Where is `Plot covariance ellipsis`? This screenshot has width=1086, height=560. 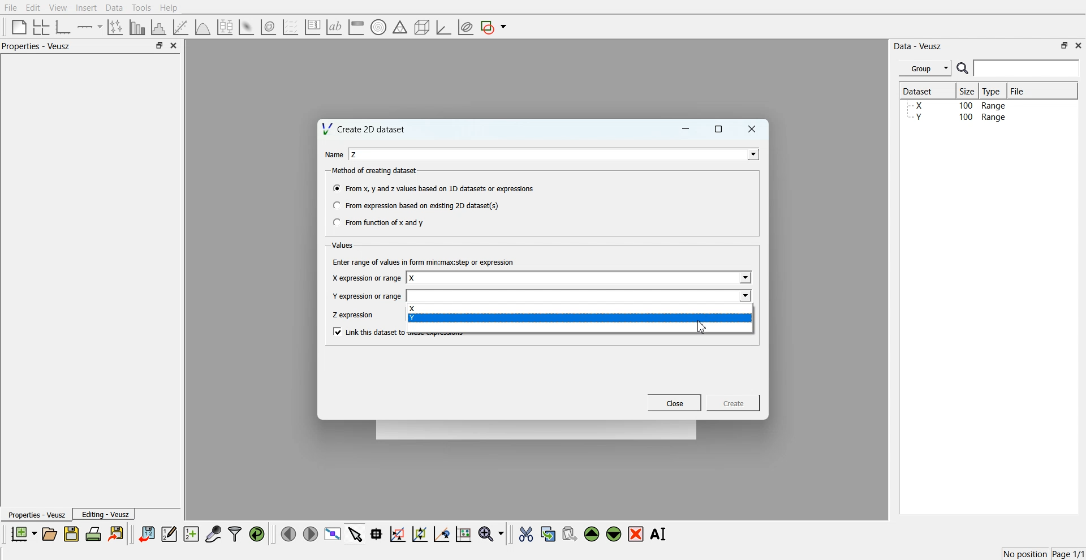
Plot covariance ellipsis is located at coordinates (466, 28).